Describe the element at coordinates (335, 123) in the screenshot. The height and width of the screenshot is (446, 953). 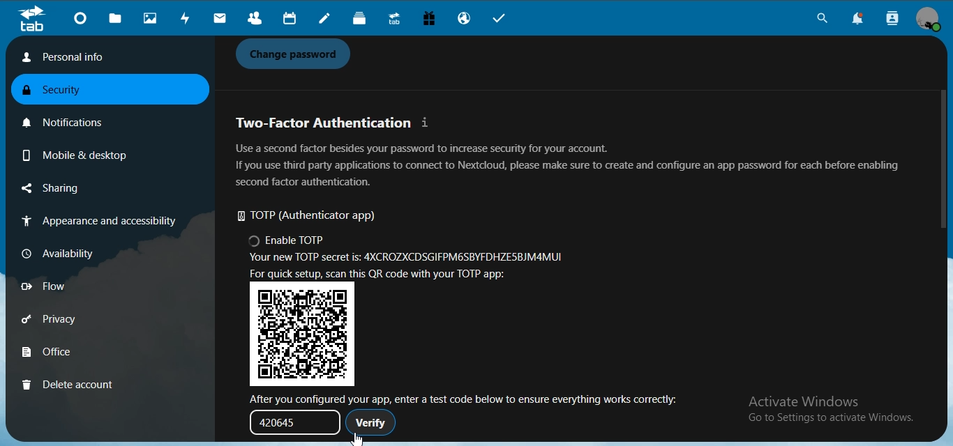
I see `two-factor authentication` at that location.